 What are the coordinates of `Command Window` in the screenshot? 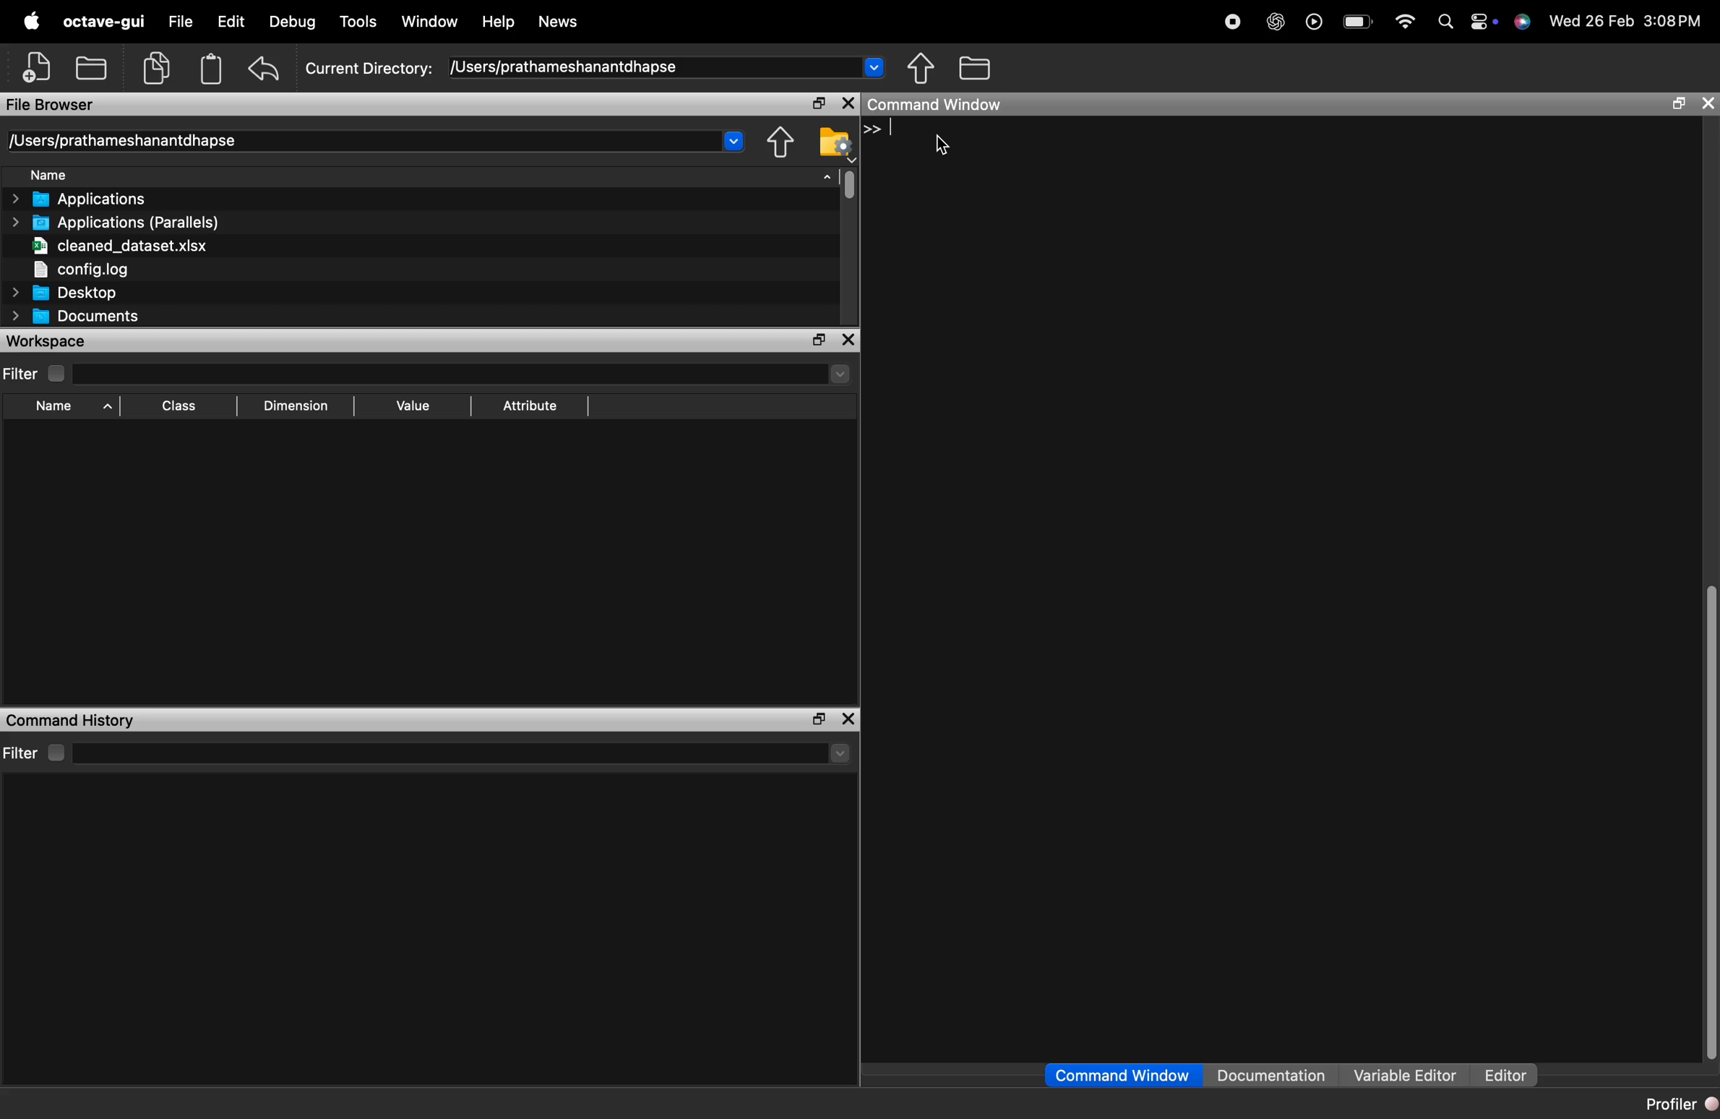 It's located at (1120, 1076).